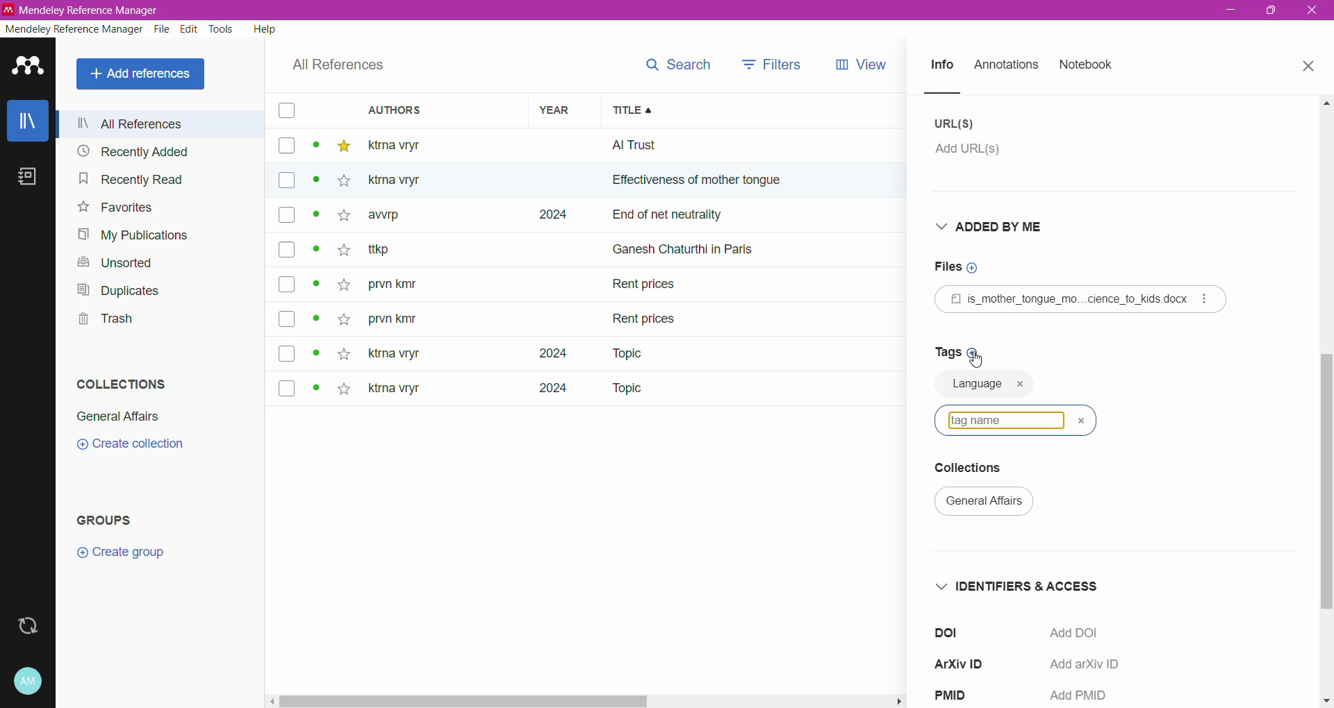  Describe the element at coordinates (163, 29) in the screenshot. I see `File` at that location.